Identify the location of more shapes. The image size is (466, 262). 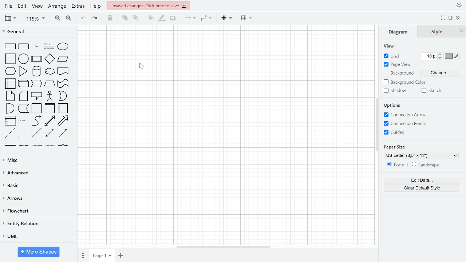
(38, 253).